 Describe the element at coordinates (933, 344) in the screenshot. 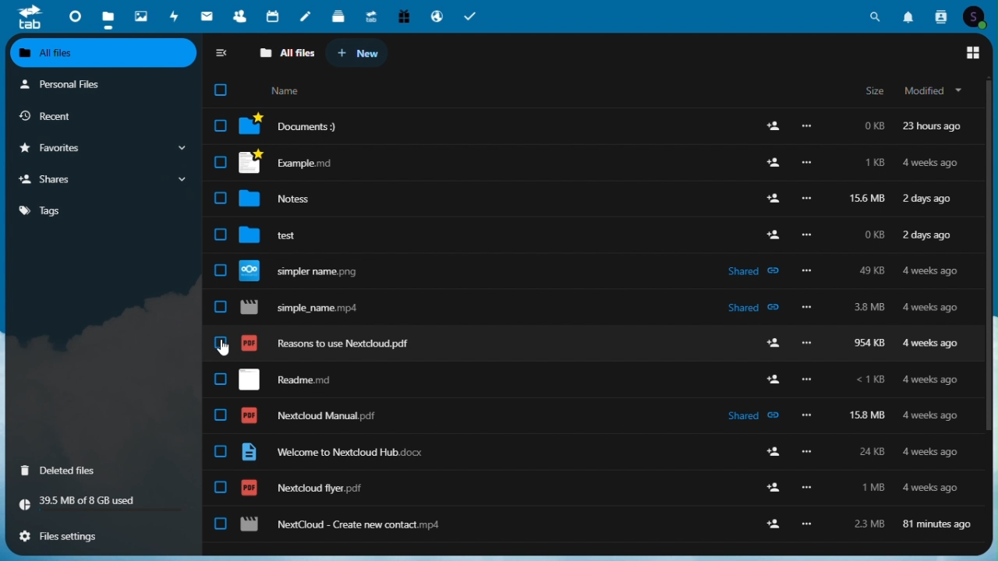

I see `4 weeks ago` at that location.